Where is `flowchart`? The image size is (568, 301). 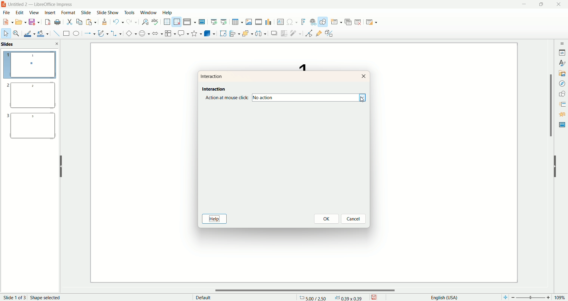 flowchart is located at coordinates (169, 34).